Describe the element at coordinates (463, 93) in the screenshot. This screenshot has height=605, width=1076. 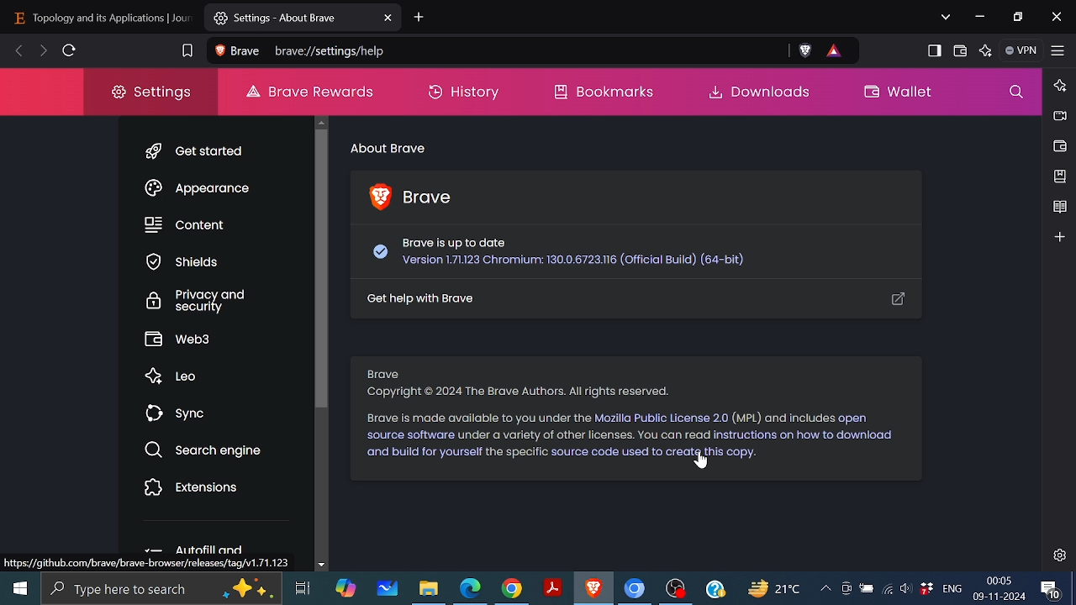
I see `History` at that location.